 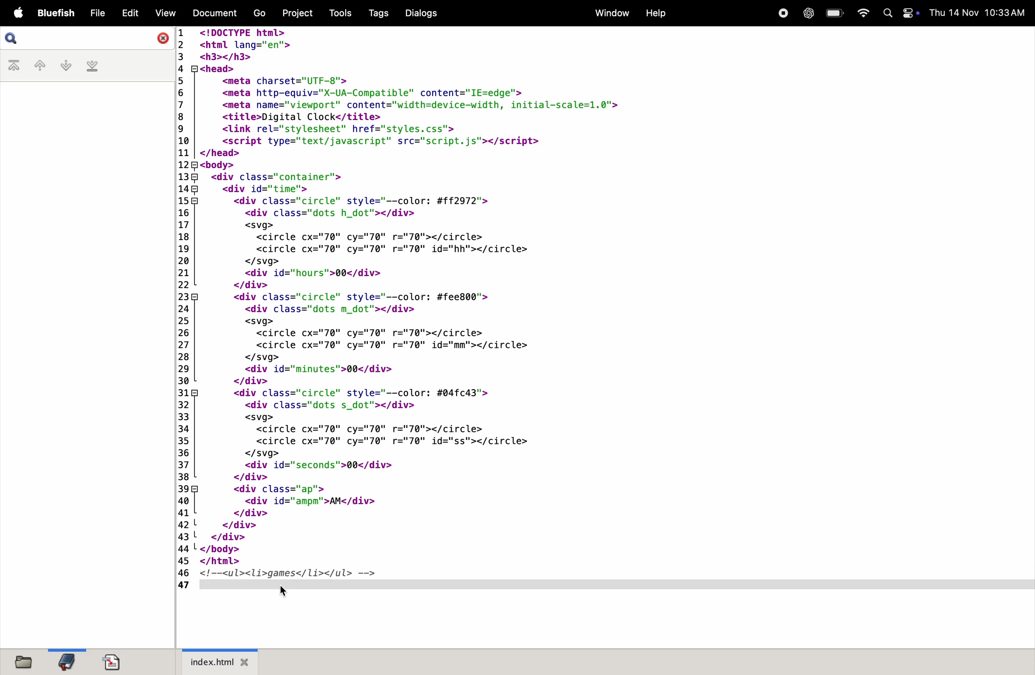 I want to click on chatgpt, so click(x=808, y=14).